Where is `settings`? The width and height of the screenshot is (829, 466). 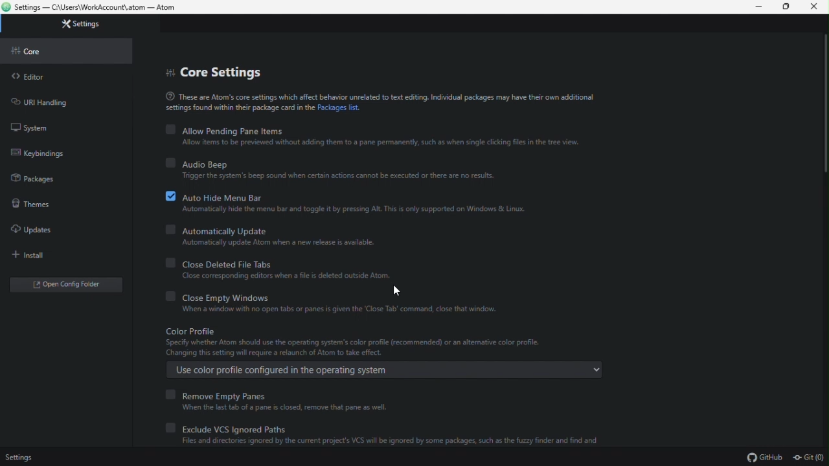
settings is located at coordinates (20, 458).